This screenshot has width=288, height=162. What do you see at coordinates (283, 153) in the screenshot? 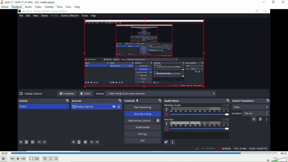
I see `00:10` at bounding box center [283, 153].